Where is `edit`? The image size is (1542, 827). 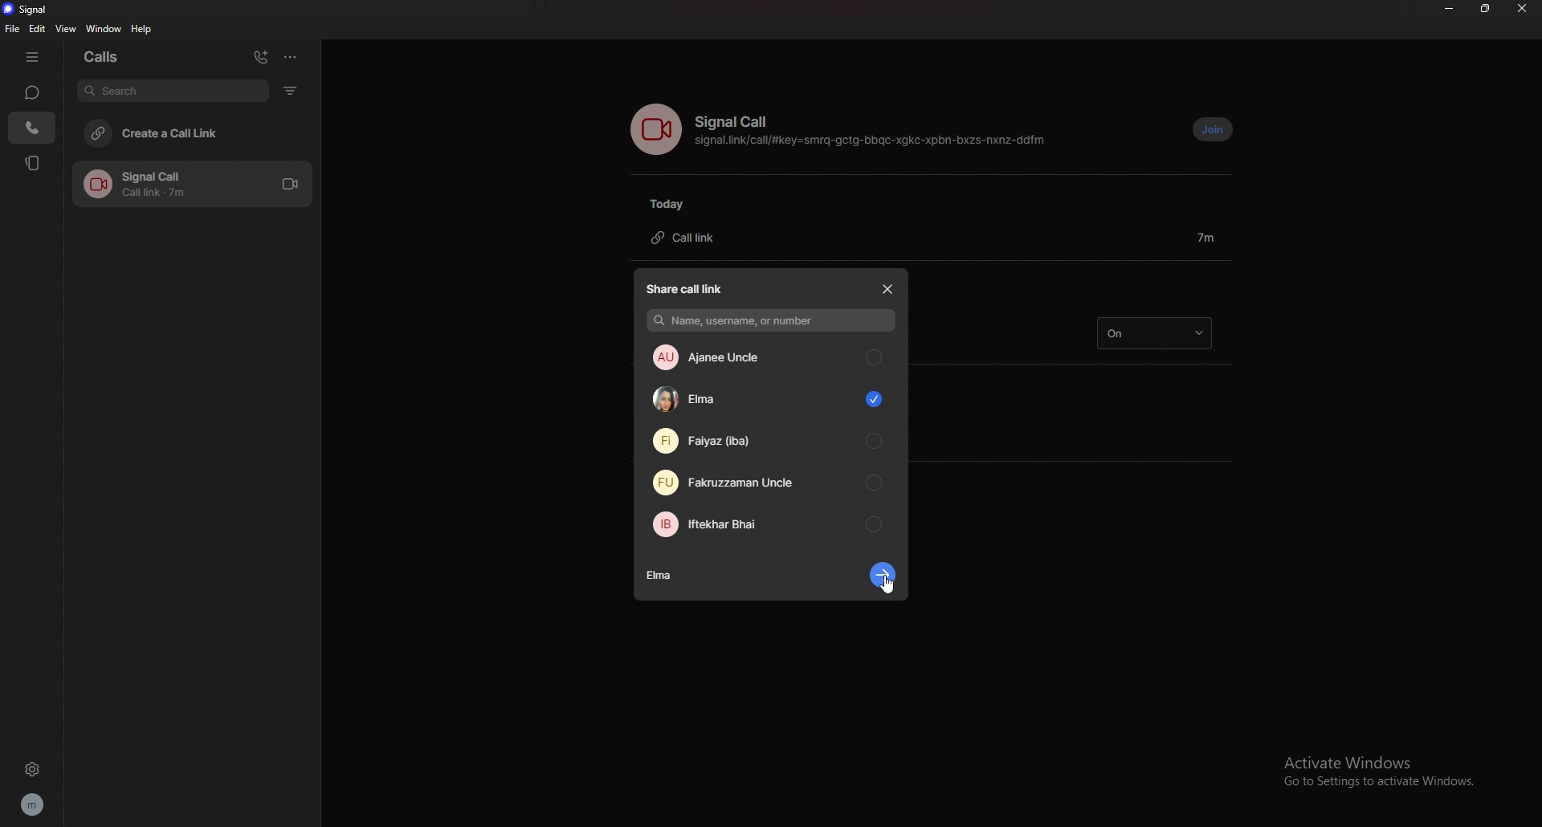
edit is located at coordinates (38, 29).